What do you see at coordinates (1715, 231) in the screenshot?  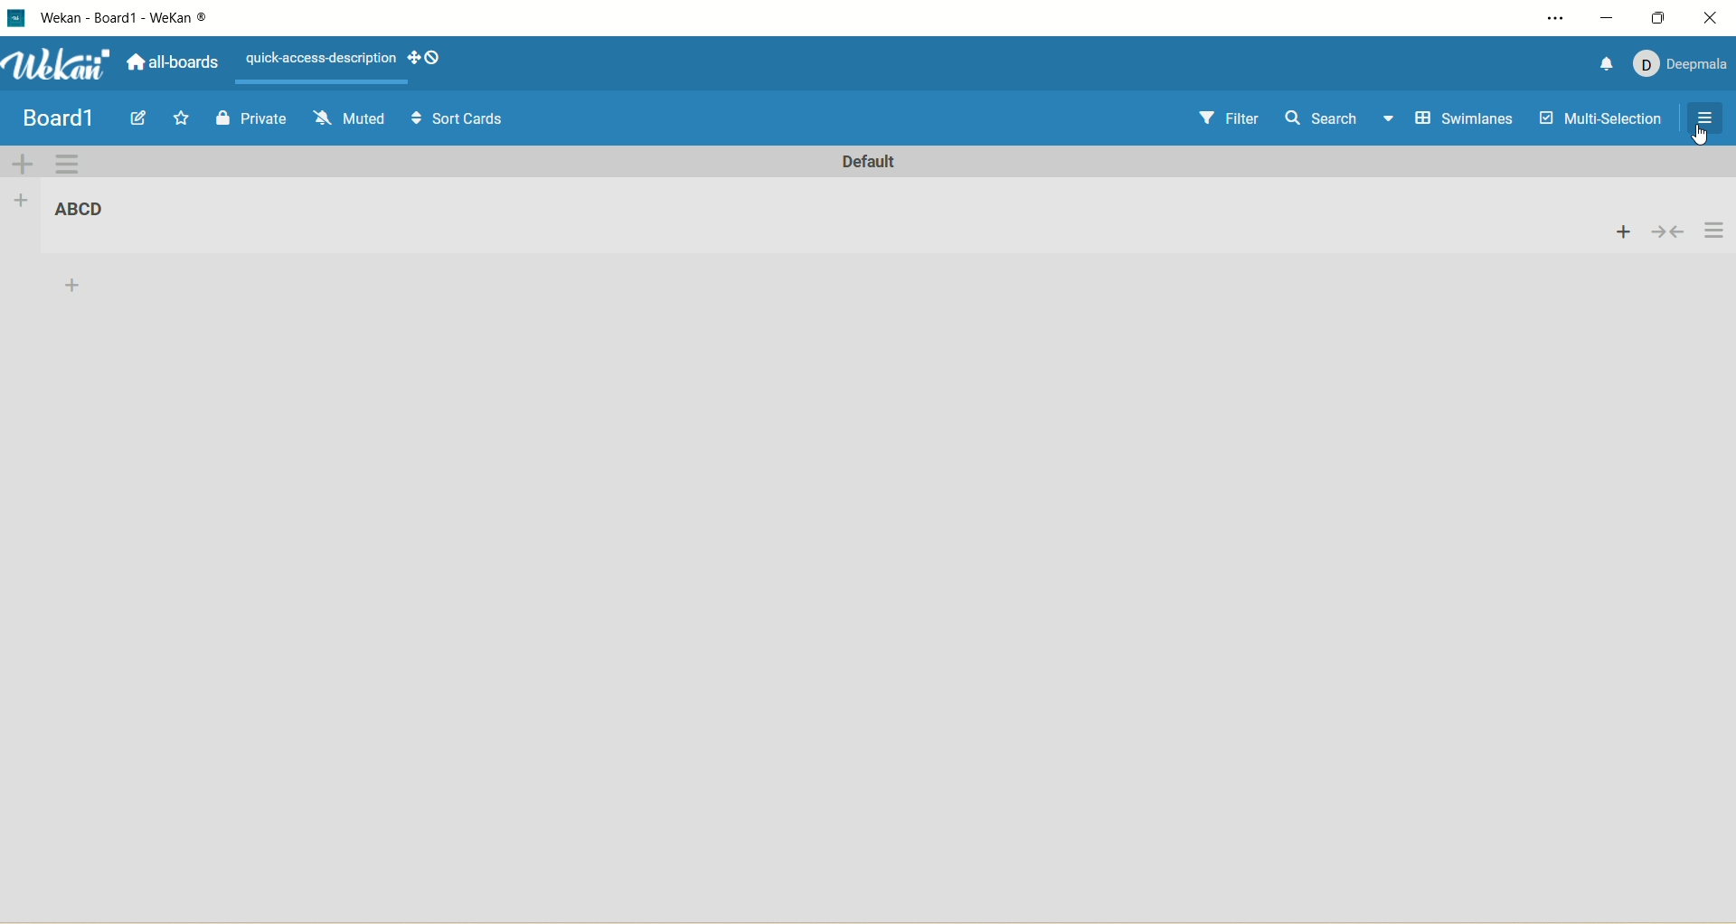 I see `actions` at bounding box center [1715, 231].